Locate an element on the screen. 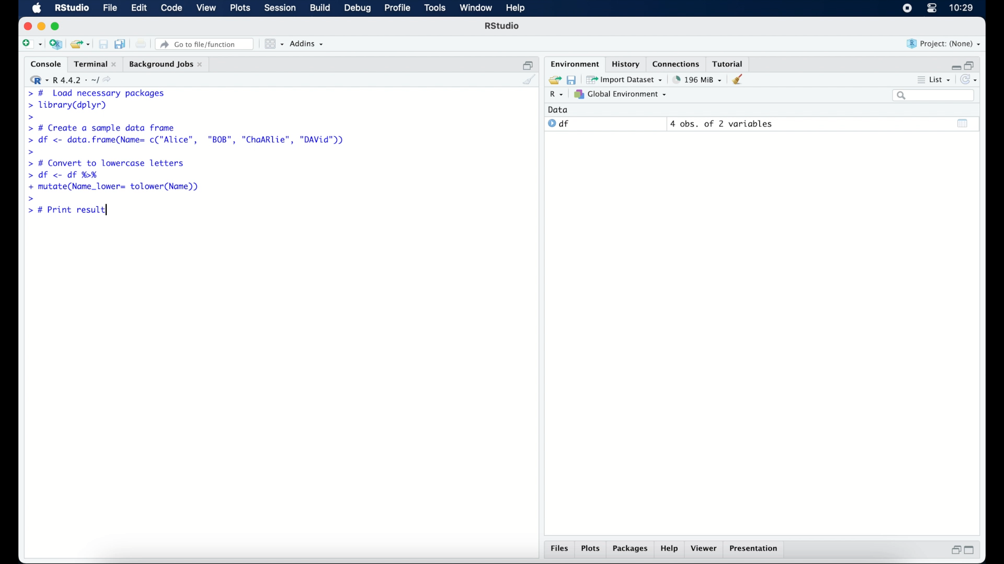 Image resolution: width=1004 pixels, height=564 pixels. files is located at coordinates (560, 550).